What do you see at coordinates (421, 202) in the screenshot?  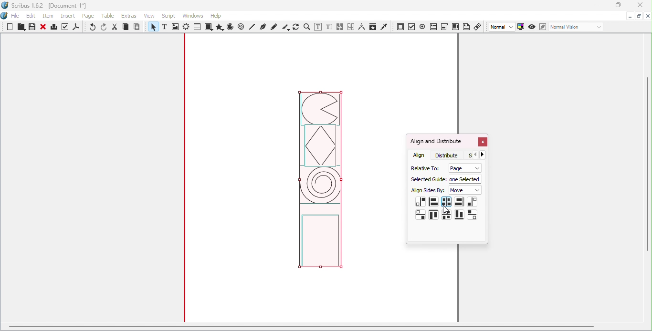 I see `Align right sides of the items to left sides of anchor` at bounding box center [421, 202].